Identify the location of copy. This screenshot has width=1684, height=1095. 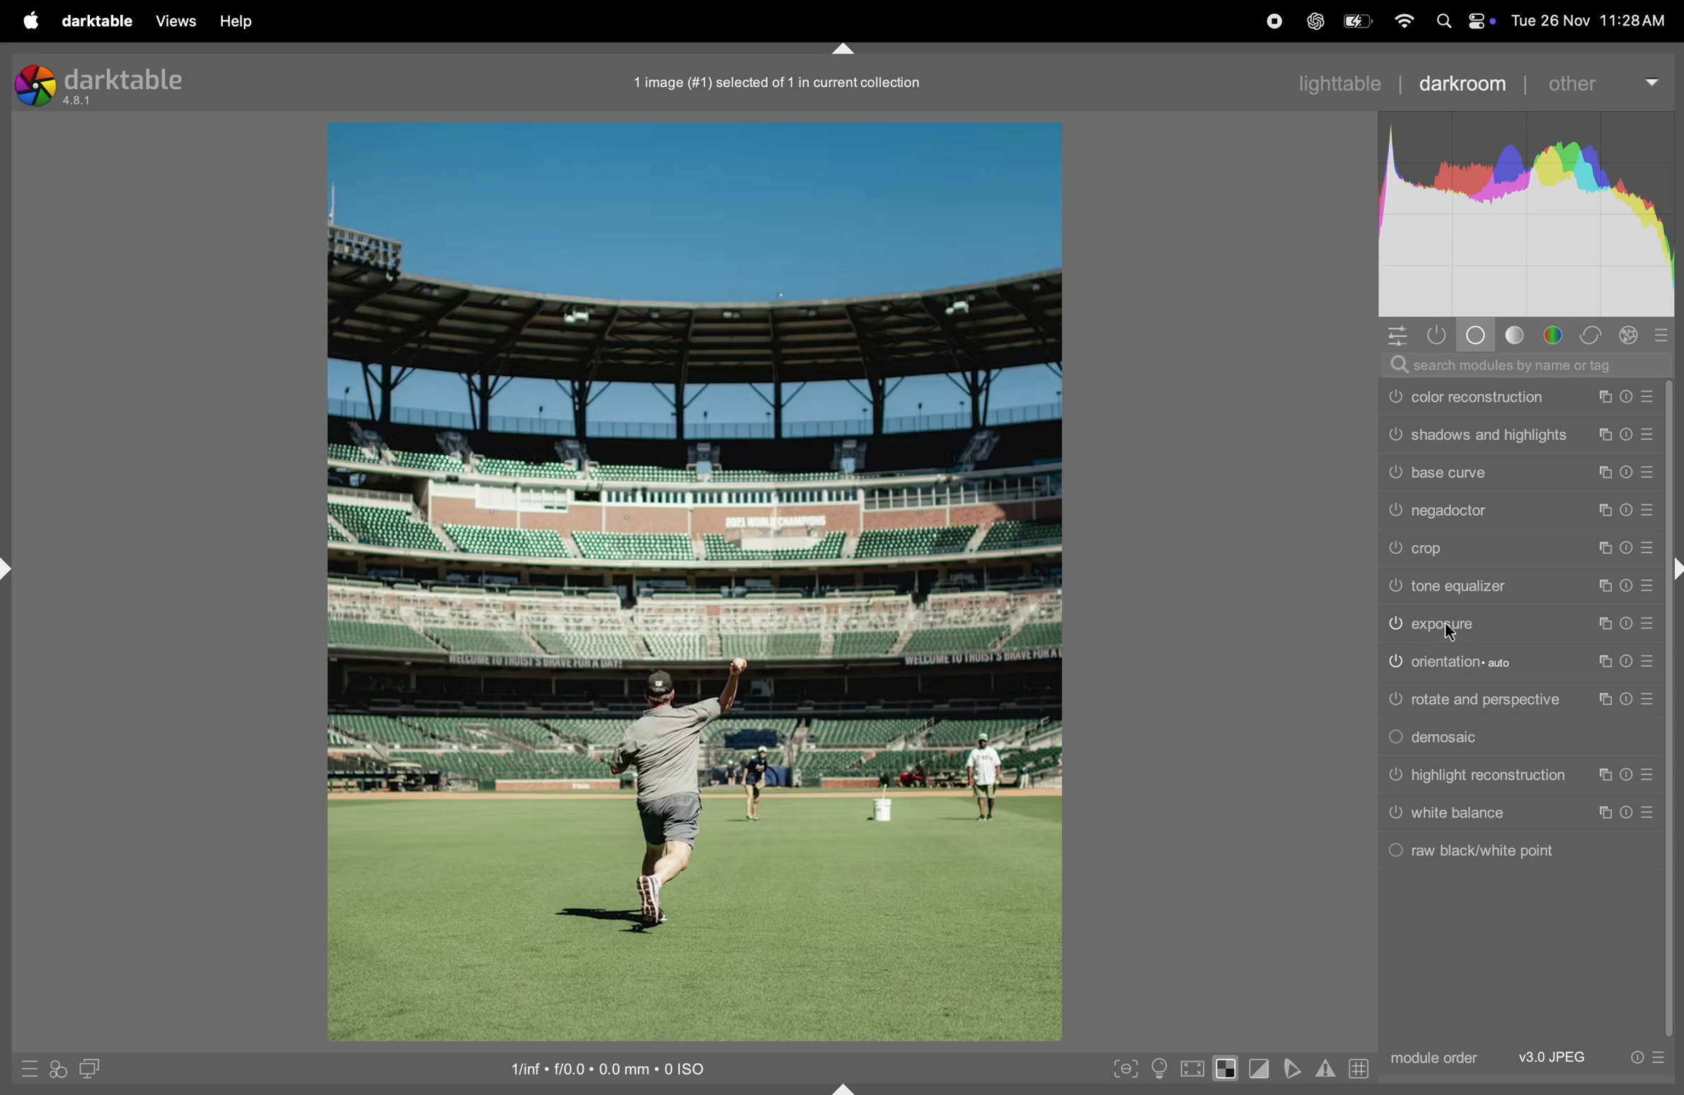
(1601, 700).